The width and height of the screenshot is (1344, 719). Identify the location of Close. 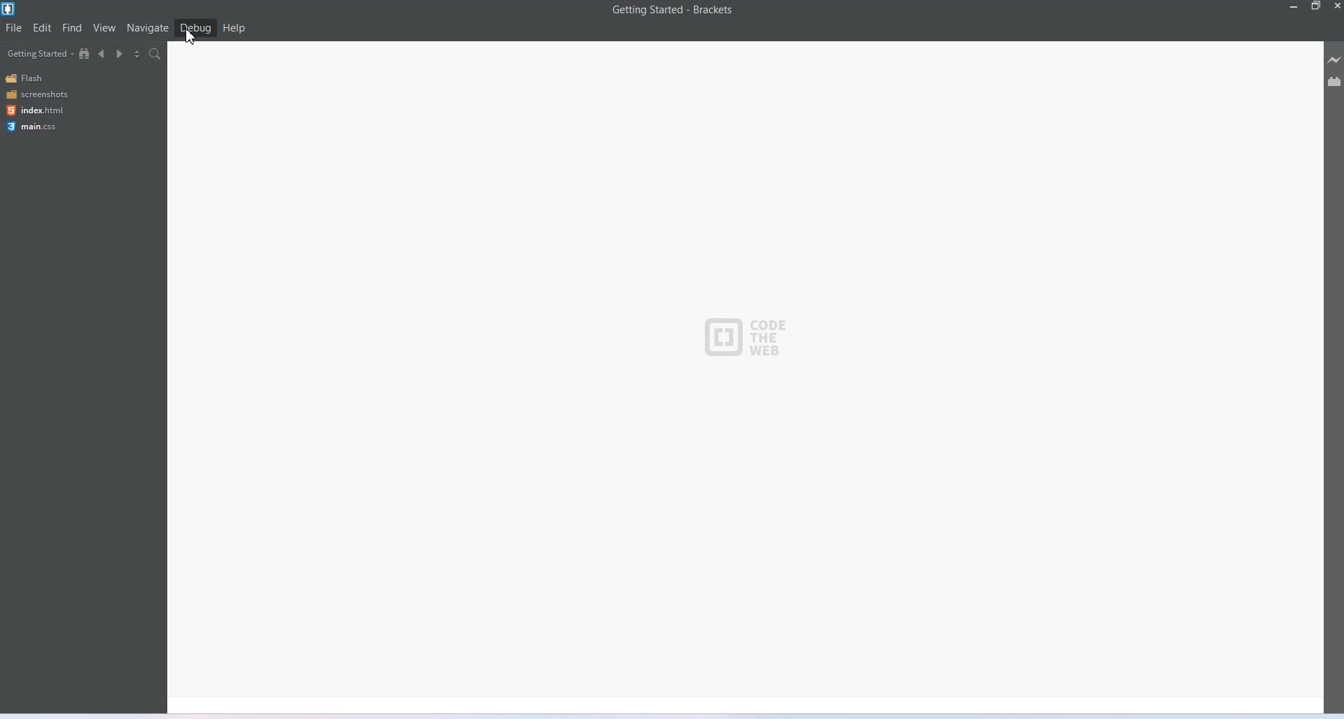
(1336, 7).